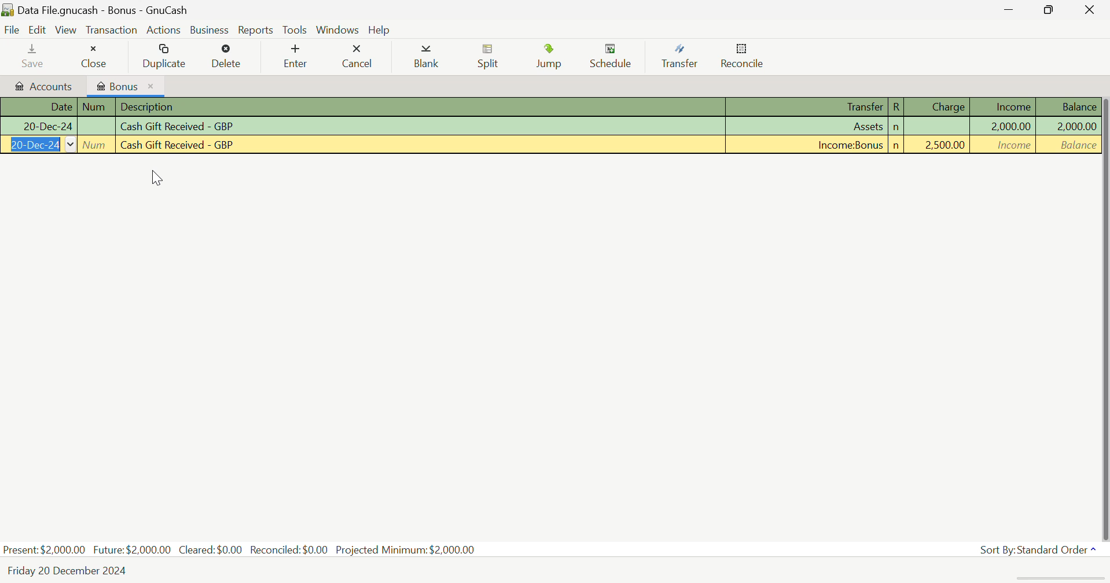 The width and height of the screenshot is (1110, 583). I want to click on Balance, so click(1068, 145).